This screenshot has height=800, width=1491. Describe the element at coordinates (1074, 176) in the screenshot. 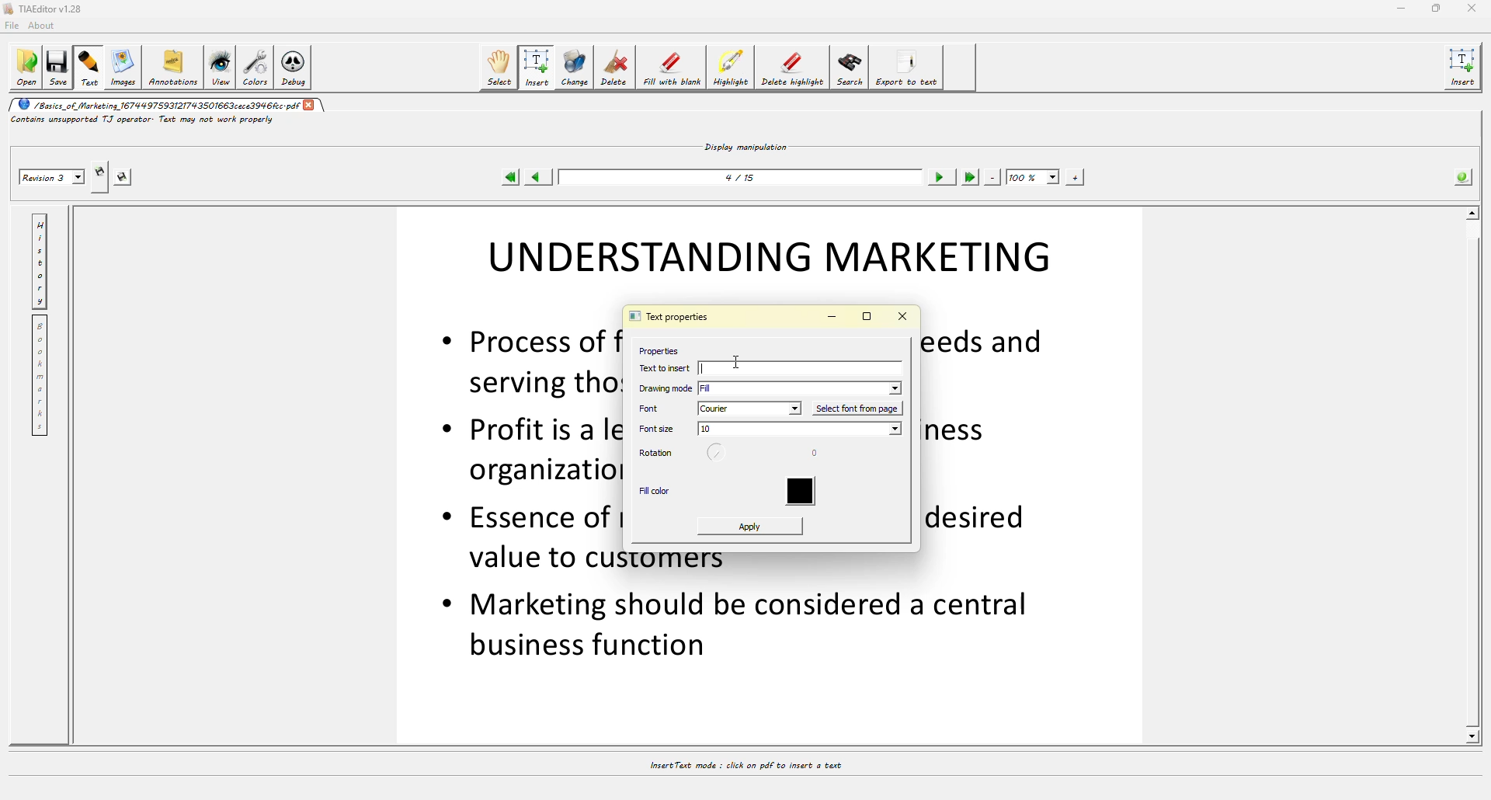

I see `zoom in` at that location.